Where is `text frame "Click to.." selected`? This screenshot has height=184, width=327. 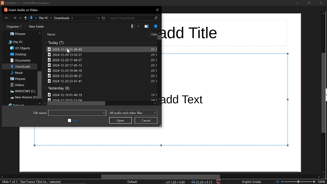
text frame "Click to.." selected is located at coordinates (41, 182).